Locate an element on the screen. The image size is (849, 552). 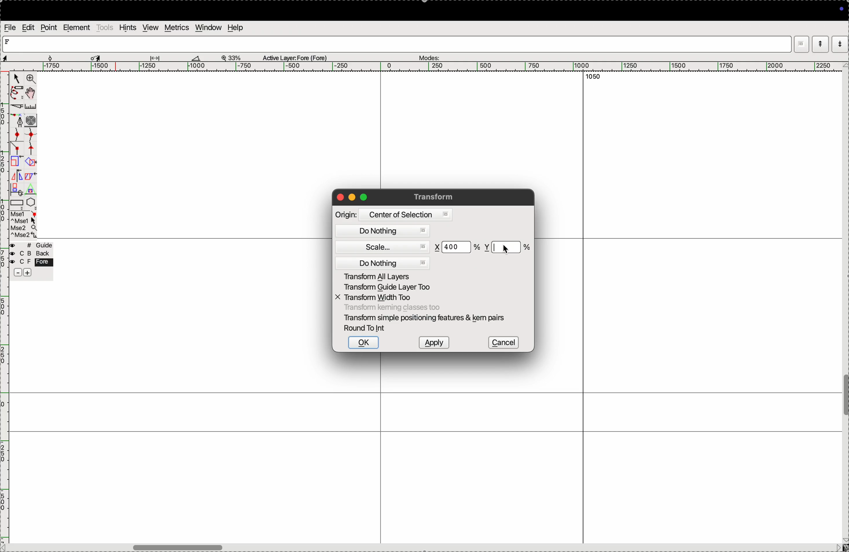
fore is located at coordinates (32, 263).